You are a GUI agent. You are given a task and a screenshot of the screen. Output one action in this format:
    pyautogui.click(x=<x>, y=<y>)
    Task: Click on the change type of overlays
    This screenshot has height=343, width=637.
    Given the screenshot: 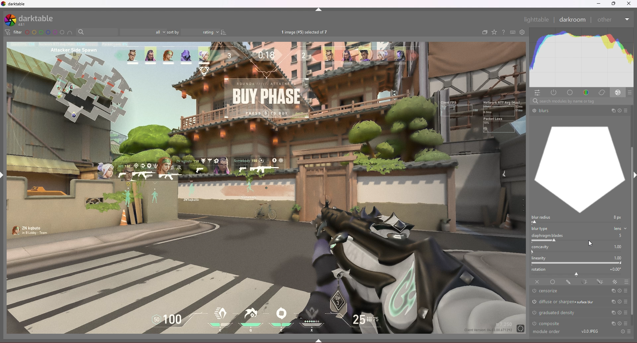 What is the action you would take?
    pyautogui.click(x=495, y=32)
    